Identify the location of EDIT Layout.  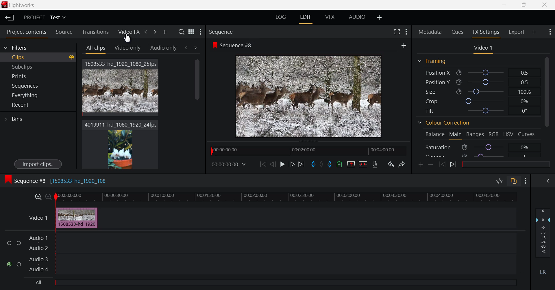
(306, 19).